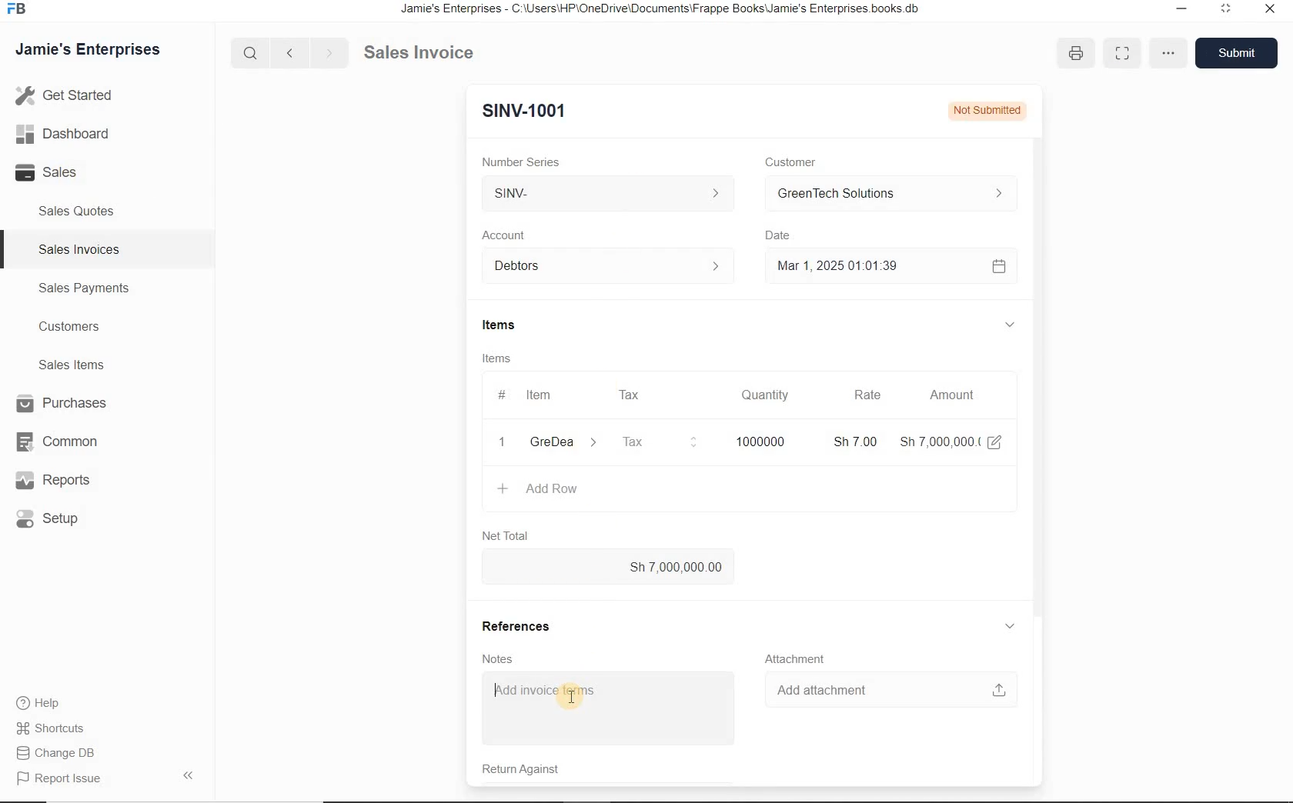 The image size is (1293, 803). I want to click on Sales Items, so click(68, 365).